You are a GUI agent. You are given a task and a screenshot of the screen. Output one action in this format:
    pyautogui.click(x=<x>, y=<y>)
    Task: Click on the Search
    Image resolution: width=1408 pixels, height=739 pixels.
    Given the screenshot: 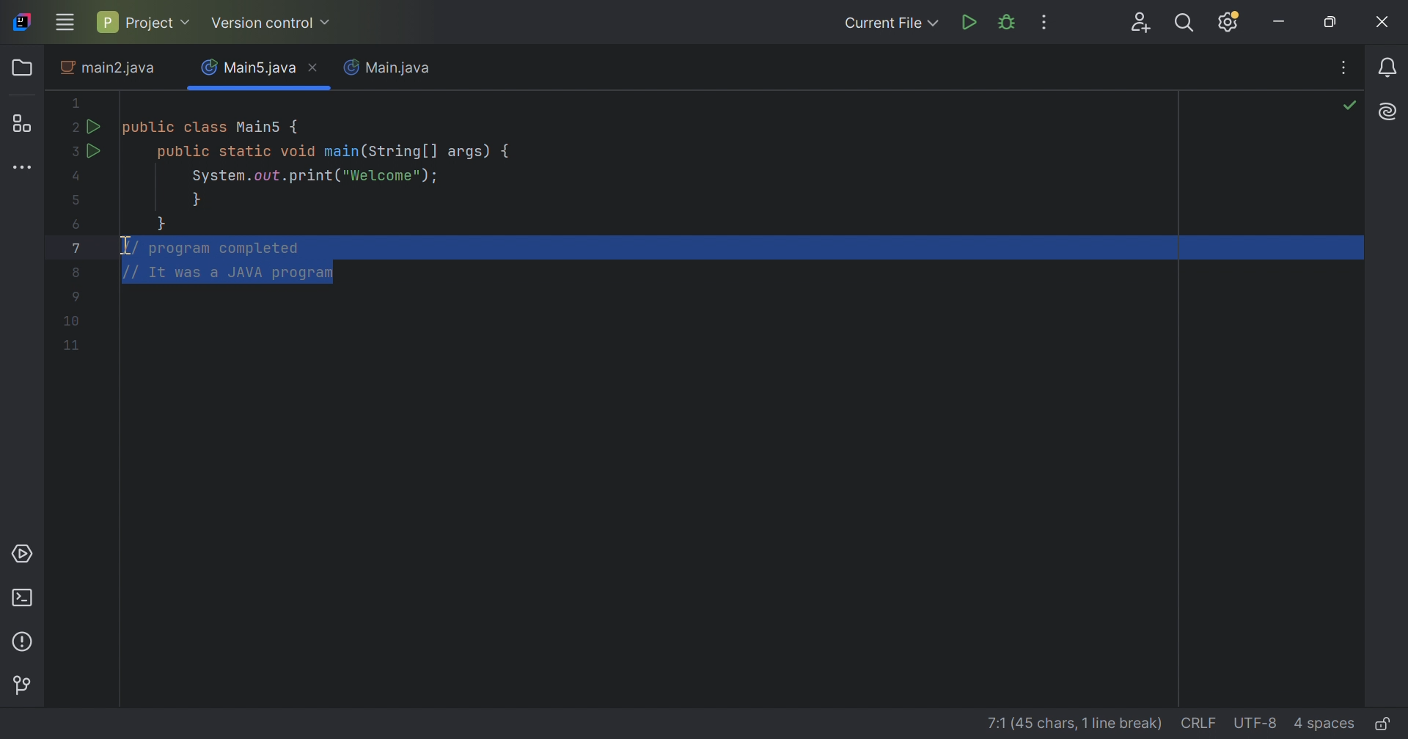 What is the action you would take?
    pyautogui.click(x=1189, y=23)
    